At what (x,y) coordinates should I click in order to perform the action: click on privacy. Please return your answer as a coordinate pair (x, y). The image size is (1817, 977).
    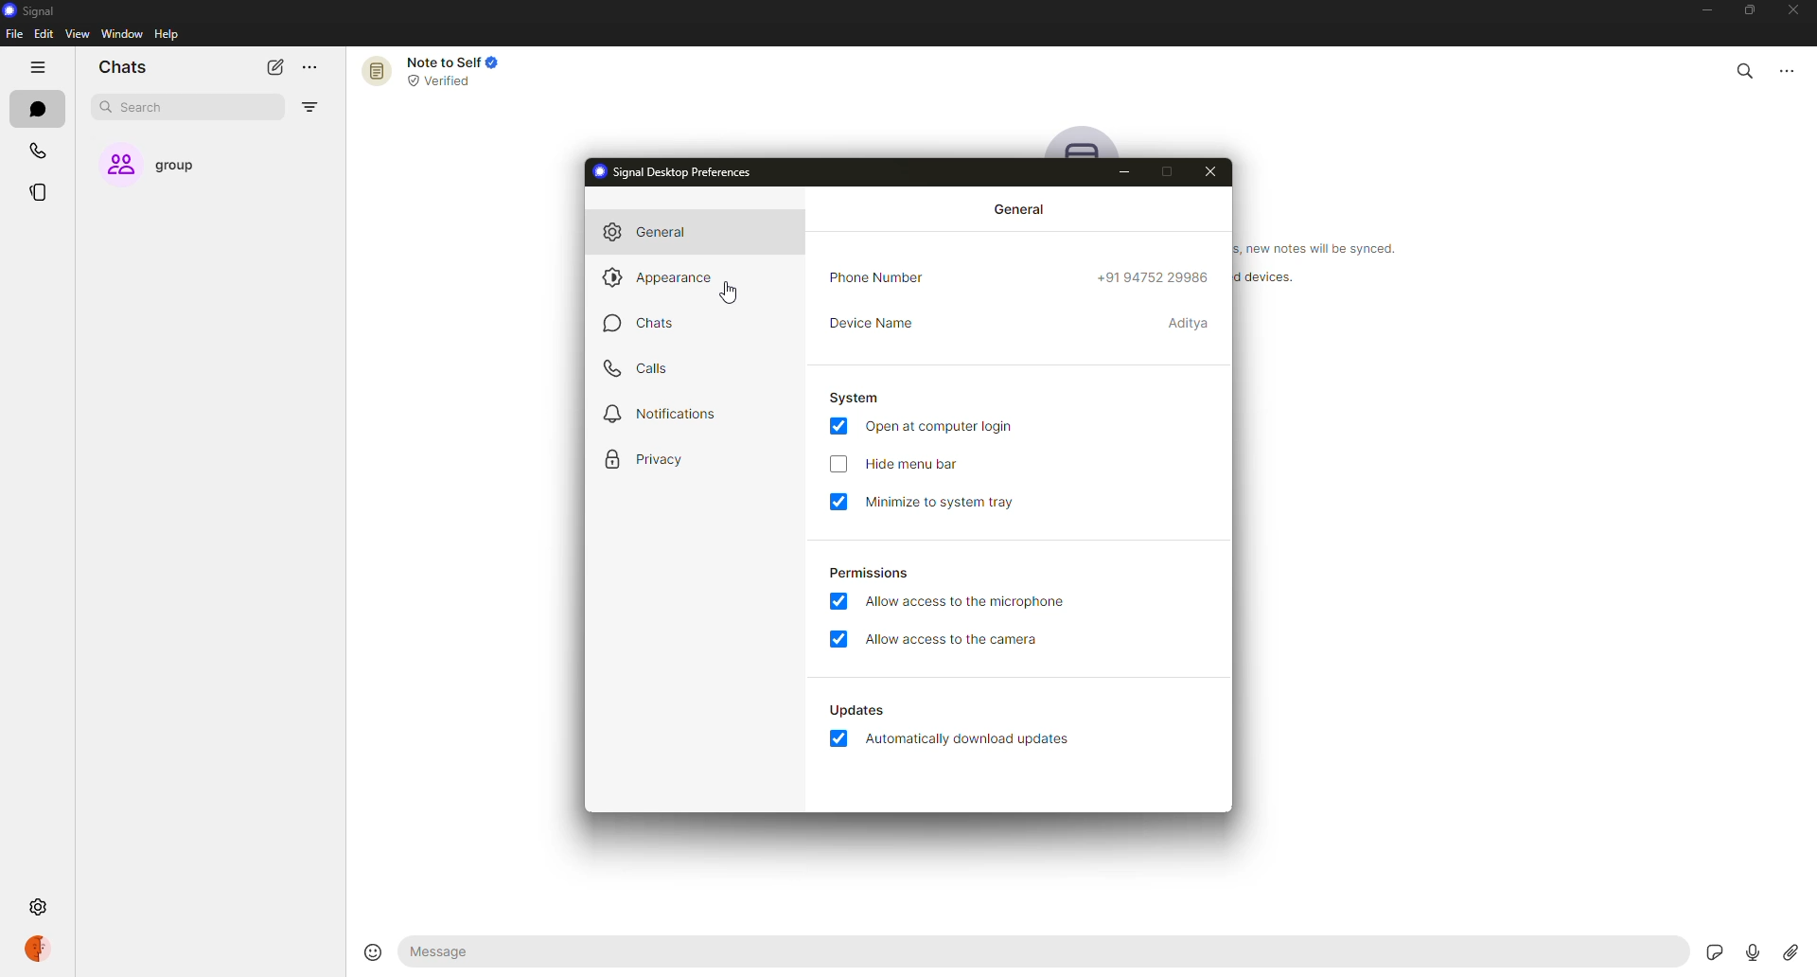
    Looking at the image, I should click on (648, 460).